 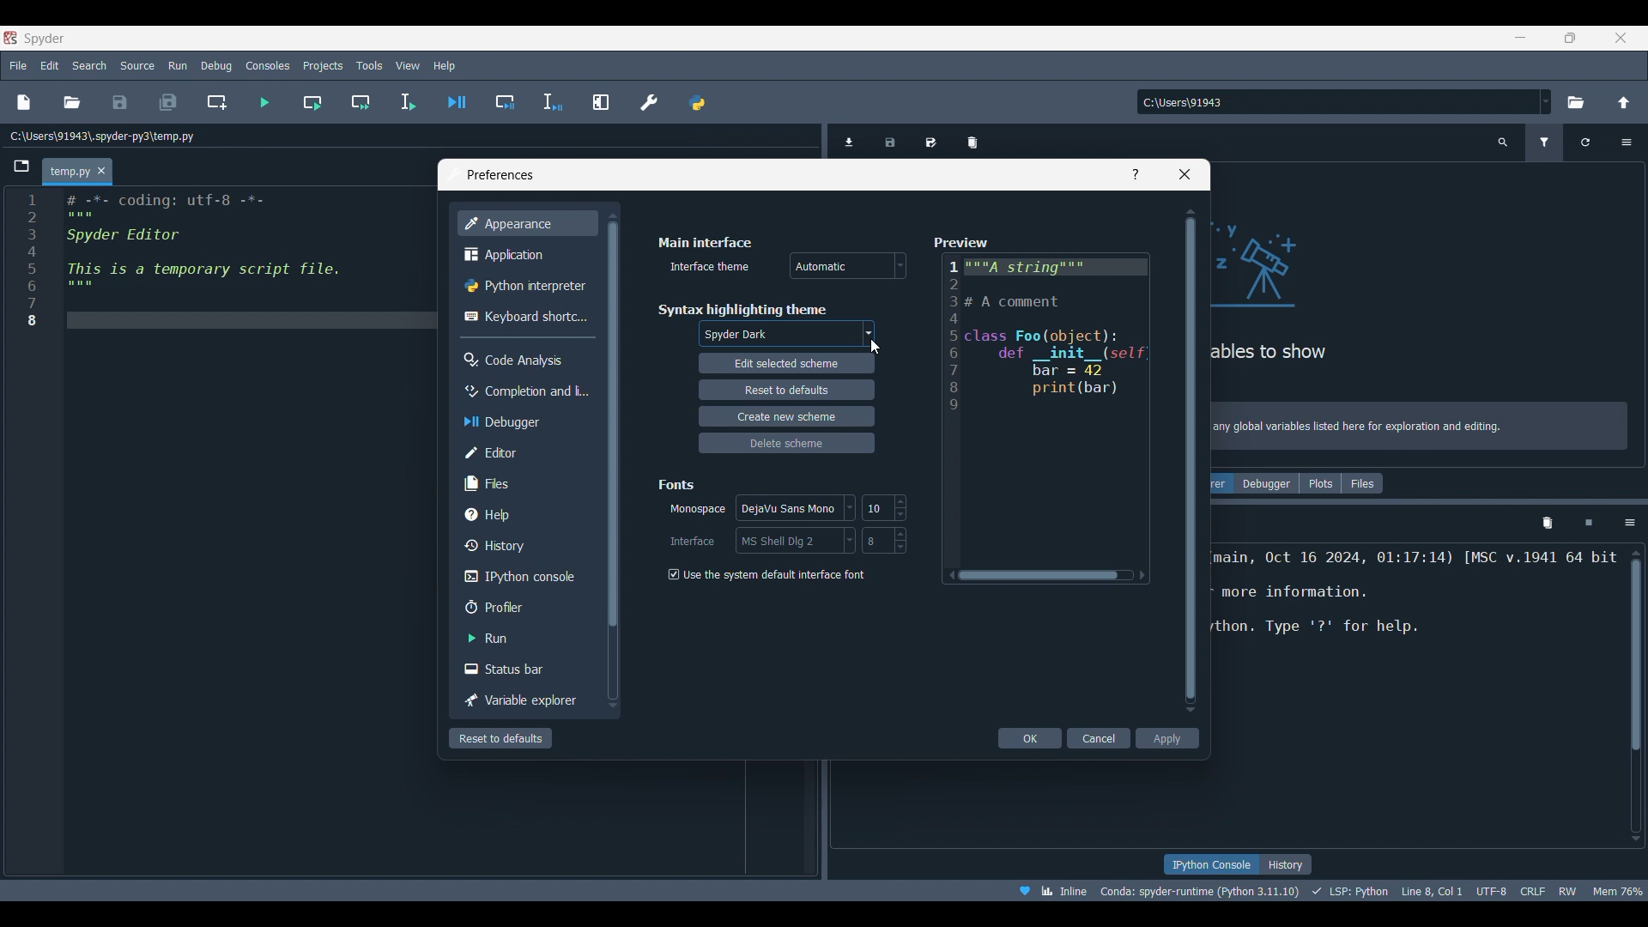 What do you see at coordinates (216, 65) in the screenshot?
I see `Debug menu` at bounding box center [216, 65].